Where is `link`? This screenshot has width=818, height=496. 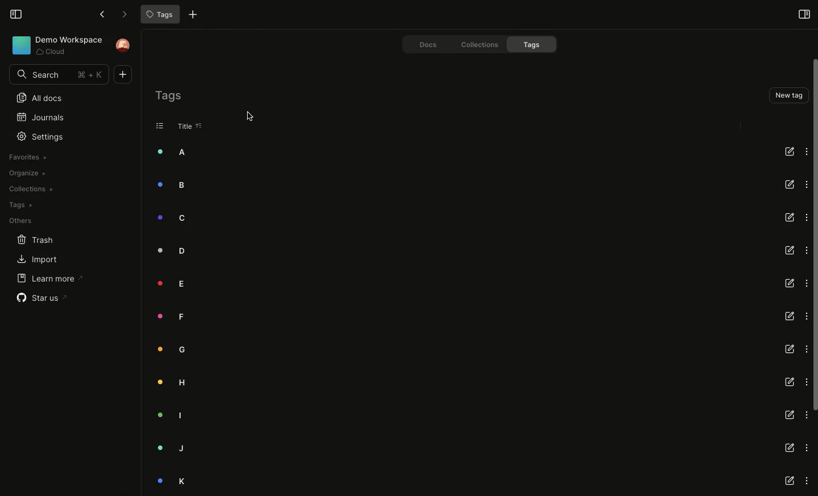 link is located at coordinates (790, 482).